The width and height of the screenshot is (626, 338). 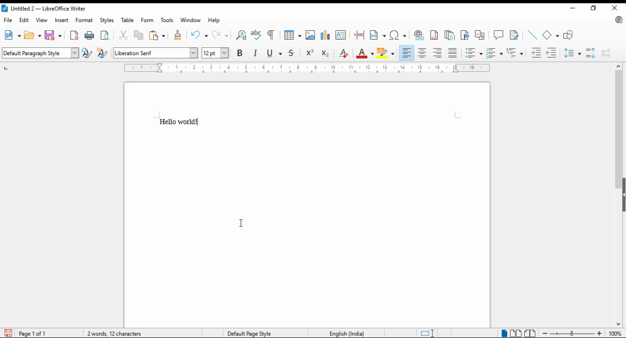 I want to click on form, so click(x=147, y=20).